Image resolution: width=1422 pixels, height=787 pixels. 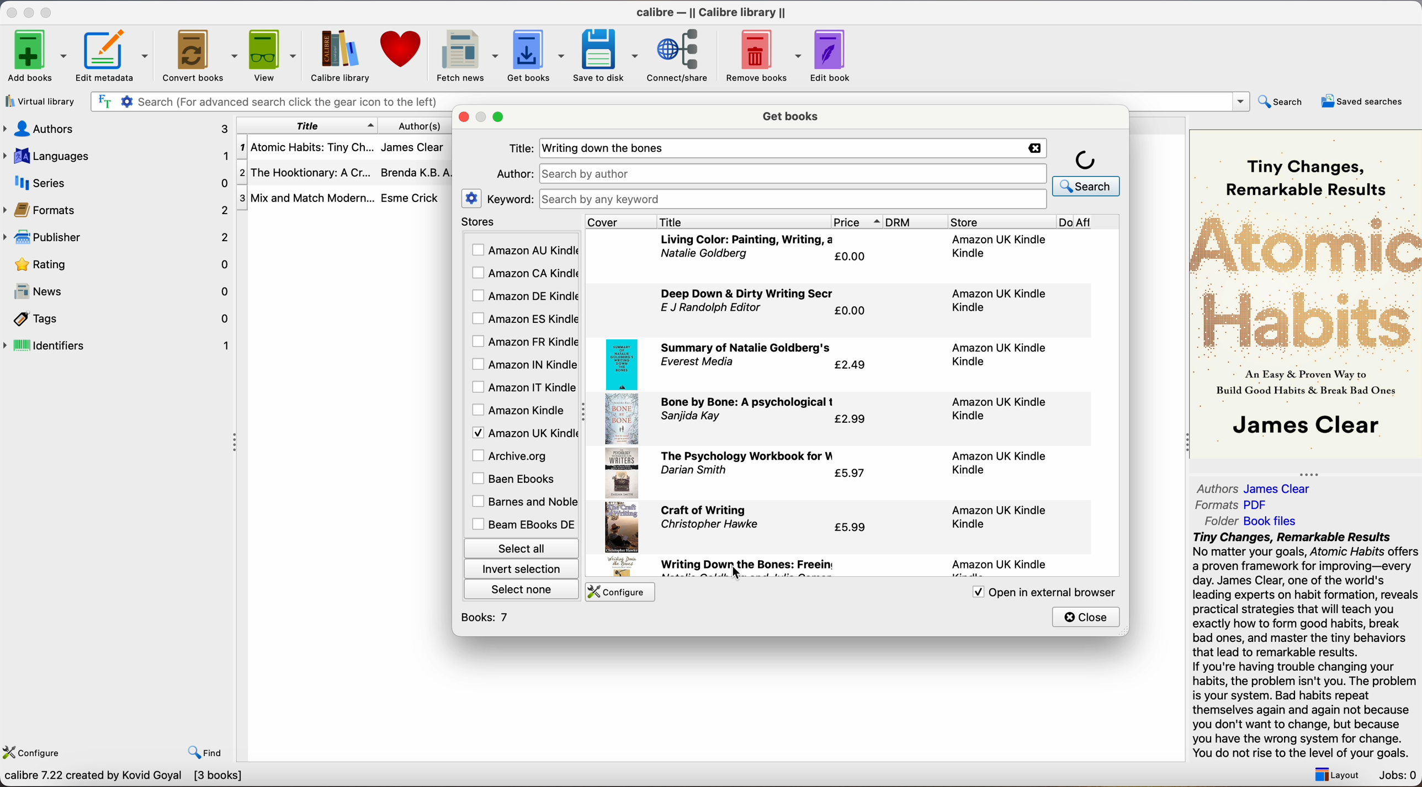 I want to click on amazon DE Kindle, so click(x=523, y=296).